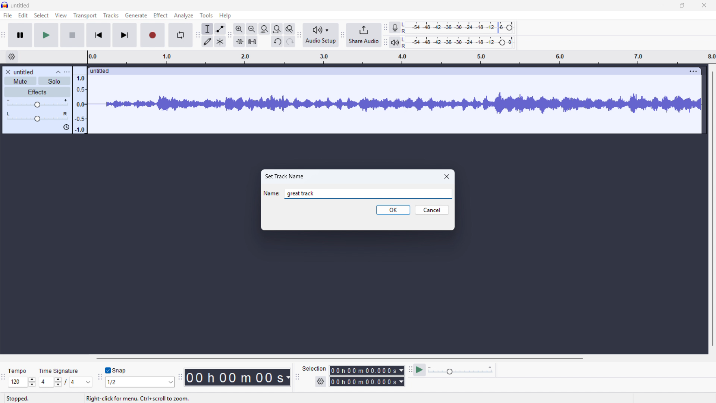  Describe the element at coordinates (290, 42) in the screenshot. I see `Redo` at that location.